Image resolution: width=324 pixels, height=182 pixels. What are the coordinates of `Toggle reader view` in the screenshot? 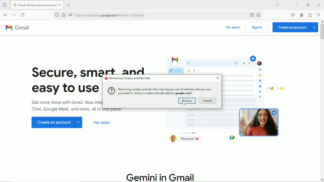 It's located at (251, 15).